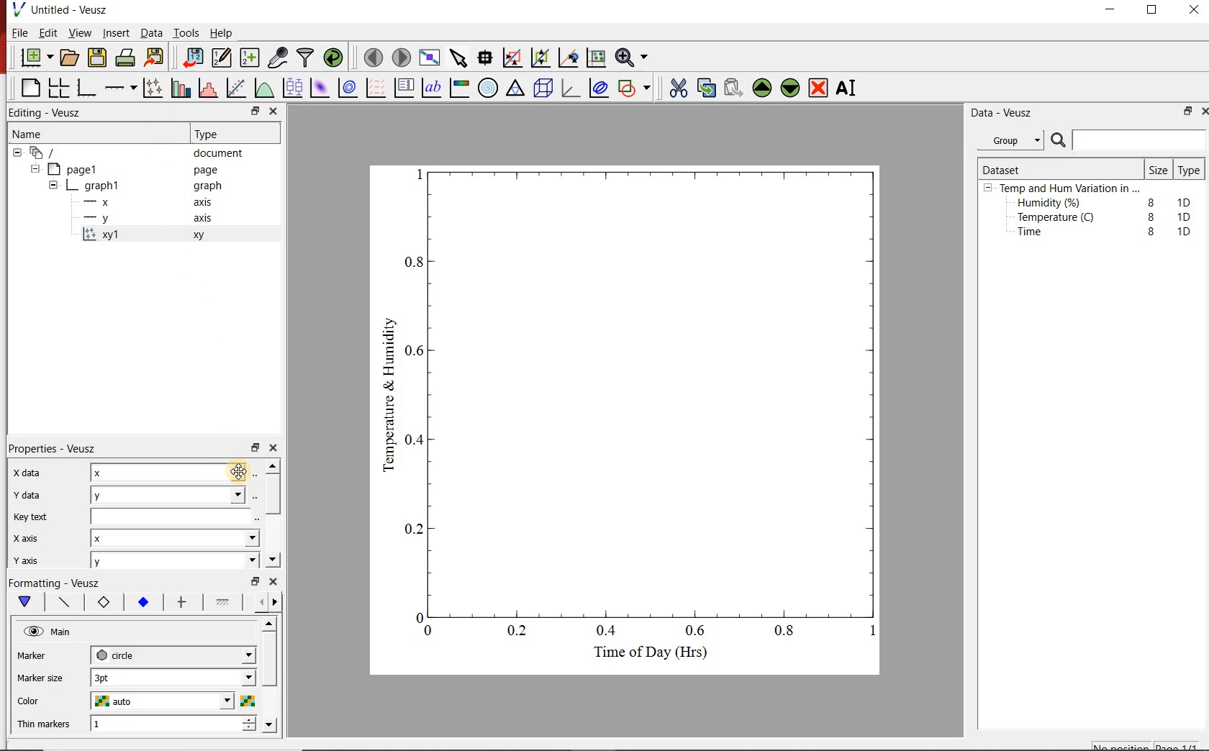 This screenshot has width=1209, height=751. Describe the element at coordinates (417, 354) in the screenshot. I see `0.6` at that location.